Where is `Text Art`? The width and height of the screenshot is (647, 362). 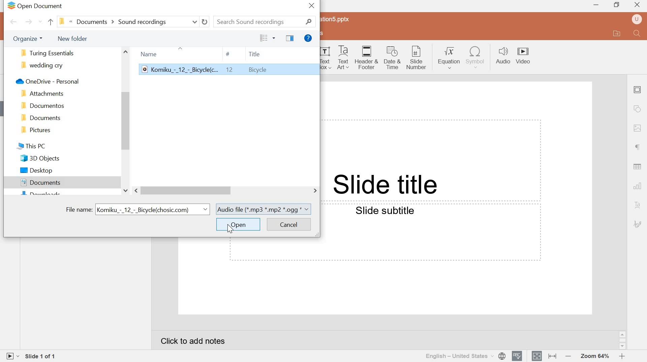
Text Art is located at coordinates (345, 58).